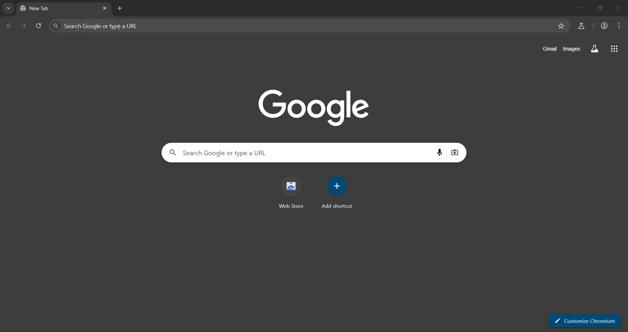 The width and height of the screenshot is (628, 332). Describe the element at coordinates (293, 192) in the screenshot. I see `web store` at that location.